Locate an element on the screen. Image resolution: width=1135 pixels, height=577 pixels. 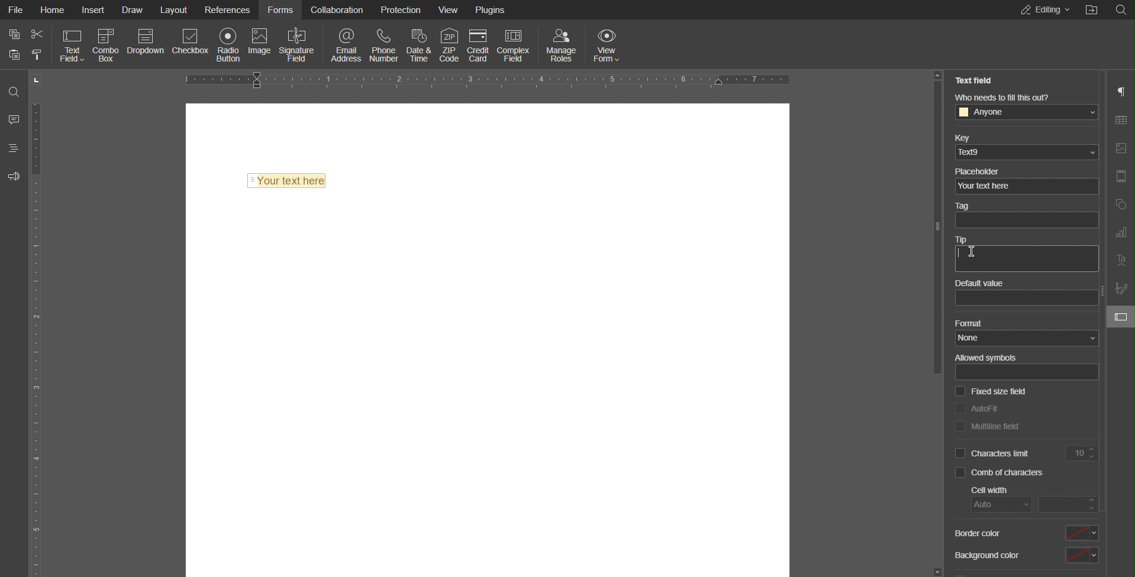
Editing is located at coordinates (1044, 10).